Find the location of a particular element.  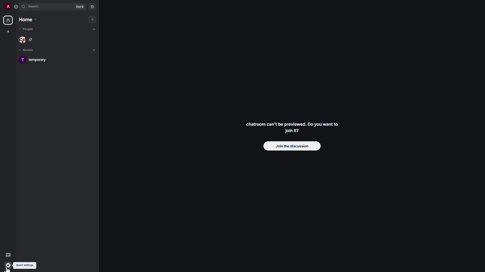

home is located at coordinates (27, 20).